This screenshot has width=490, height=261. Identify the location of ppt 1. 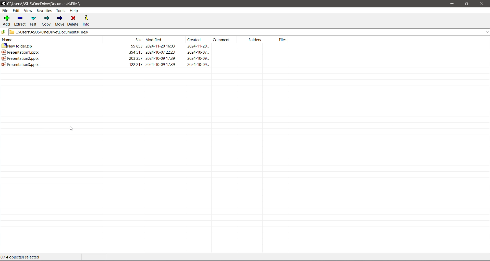
(145, 52).